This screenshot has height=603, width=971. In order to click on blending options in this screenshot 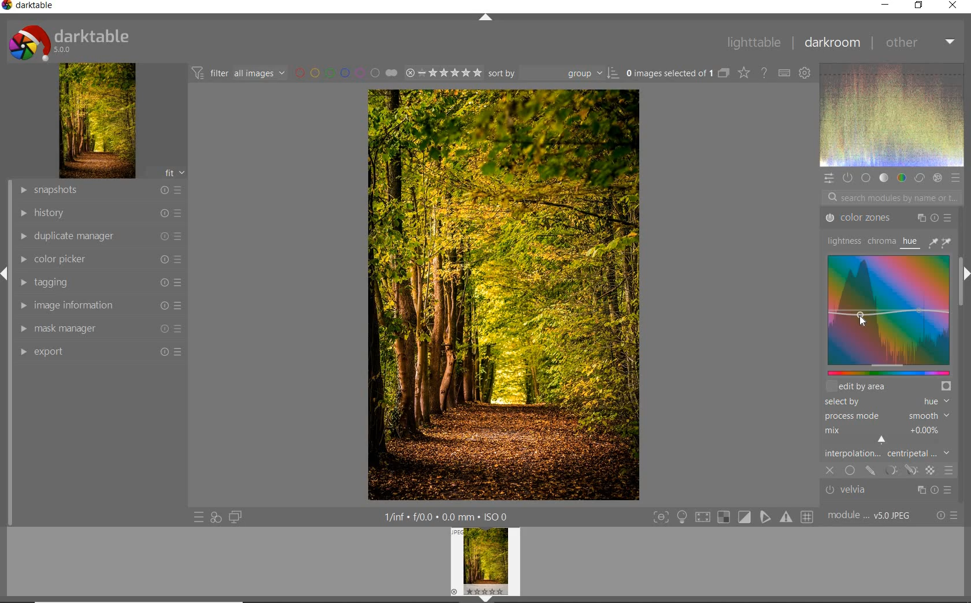, I will do `click(948, 471)`.